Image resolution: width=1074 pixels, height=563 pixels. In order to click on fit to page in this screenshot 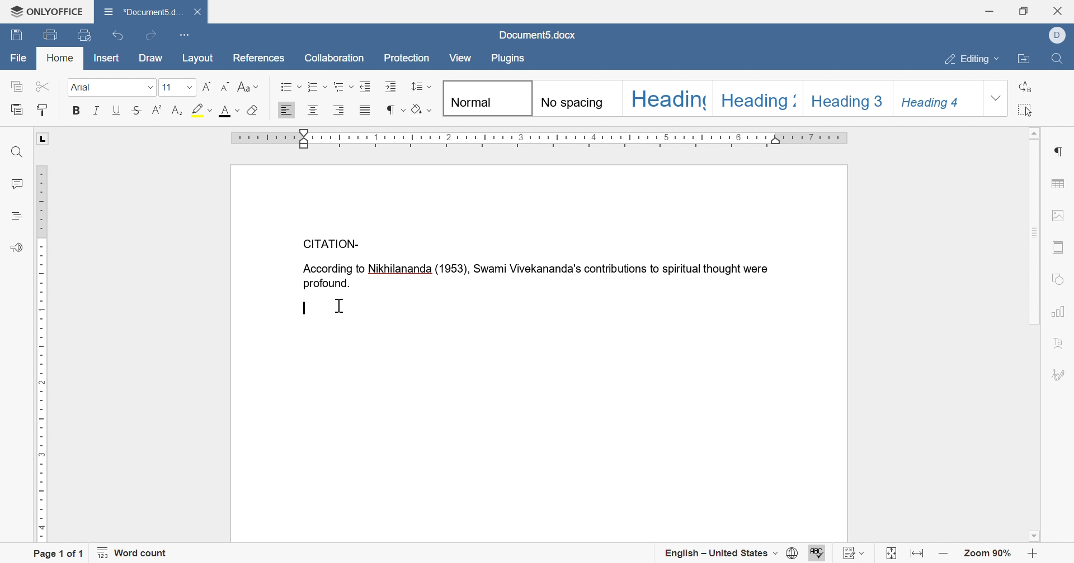, I will do `click(892, 554)`.